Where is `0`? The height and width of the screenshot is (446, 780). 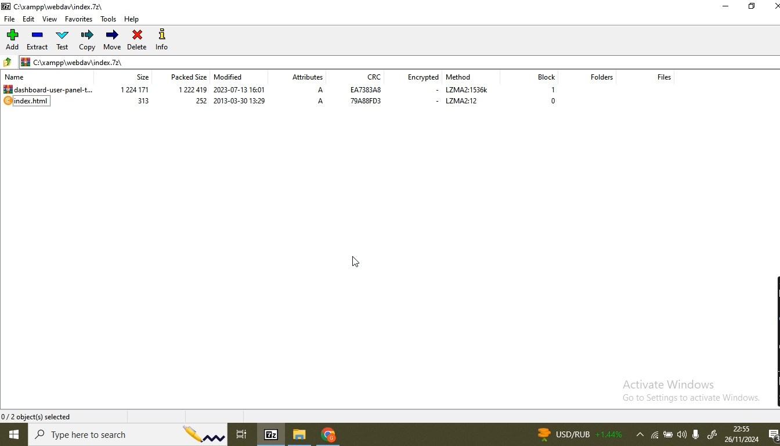 0 is located at coordinates (554, 103).